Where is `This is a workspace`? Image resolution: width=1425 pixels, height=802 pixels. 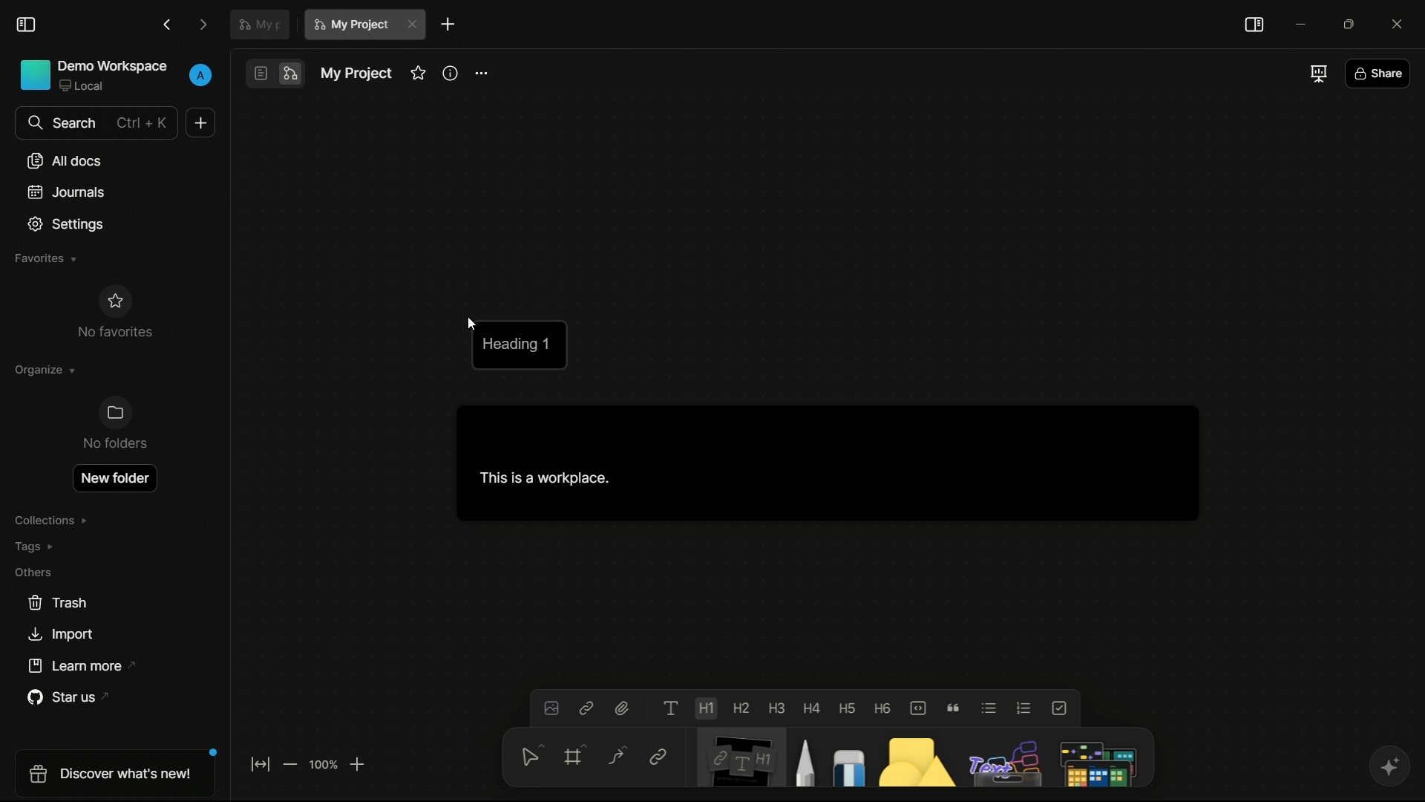 This is a workspace is located at coordinates (823, 463).